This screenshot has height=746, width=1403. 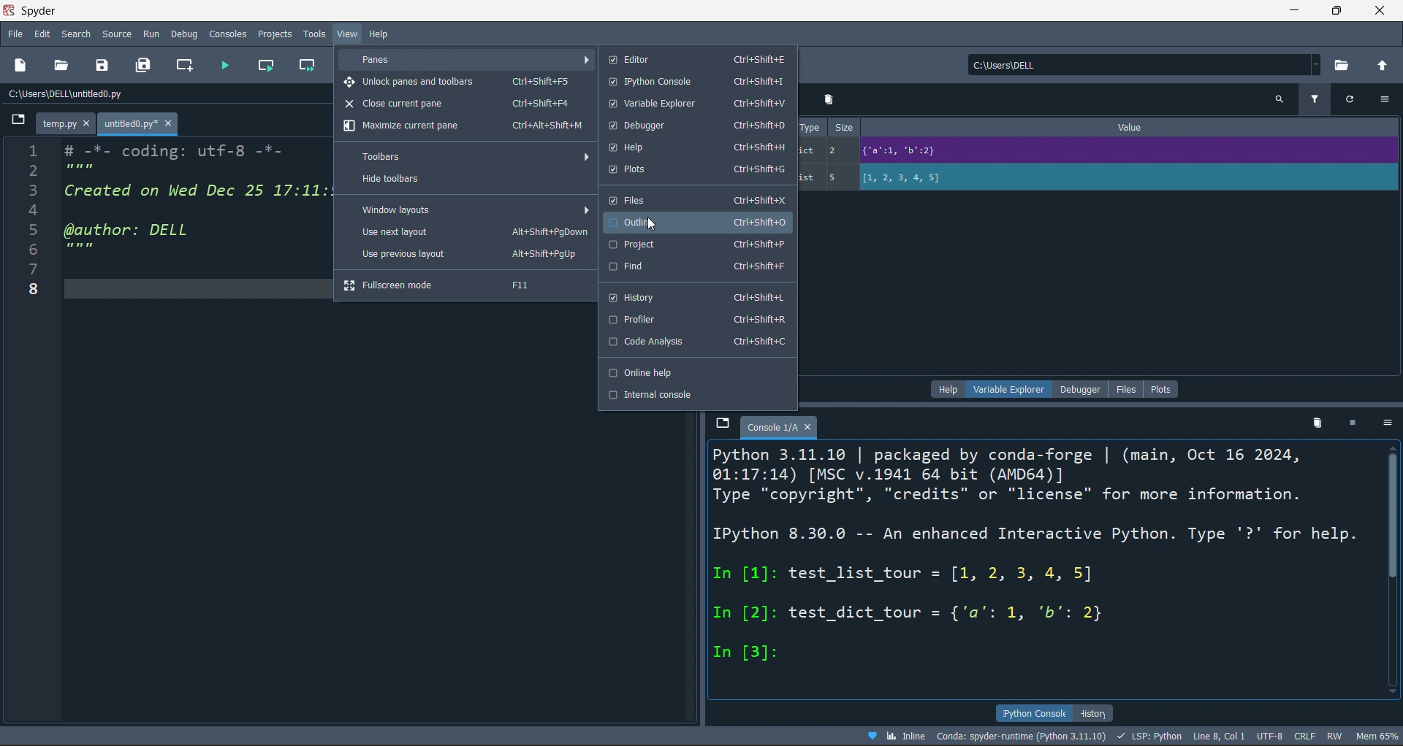 I want to click on profiler, so click(x=693, y=319).